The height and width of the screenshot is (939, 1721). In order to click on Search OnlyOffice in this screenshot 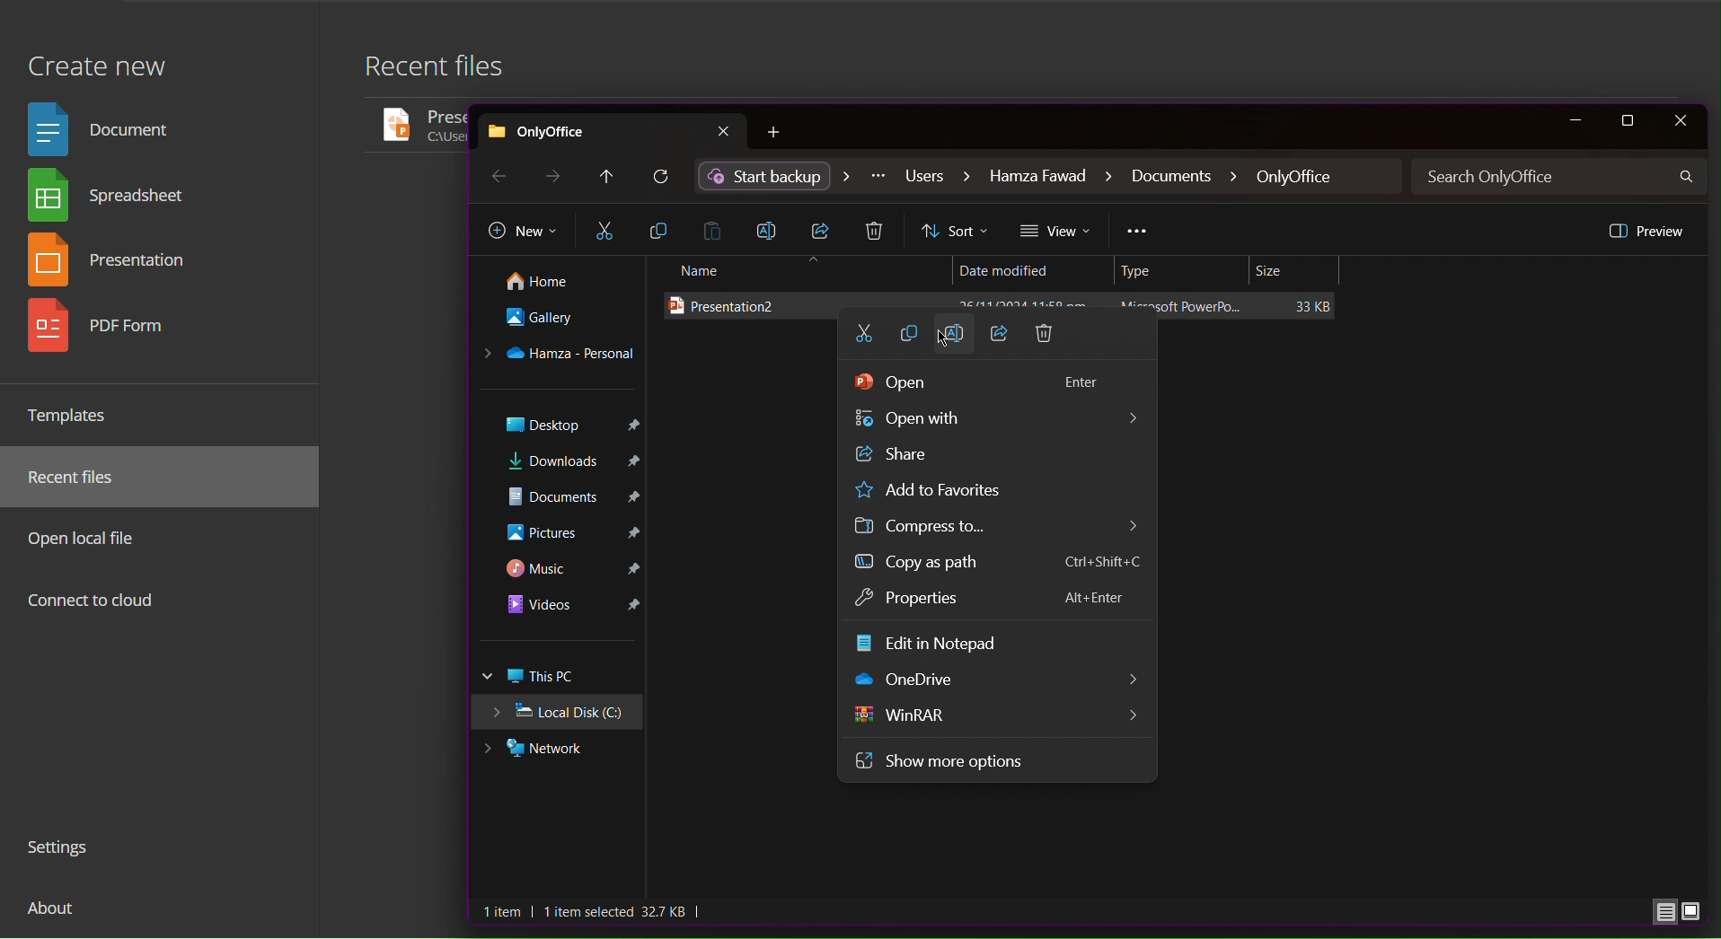, I will do `click(1561, 177)`.